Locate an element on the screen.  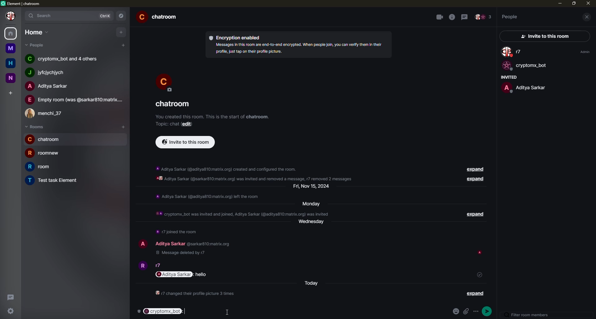
id is located at coordinates (208, 244).